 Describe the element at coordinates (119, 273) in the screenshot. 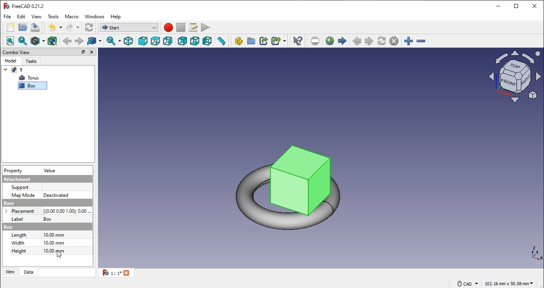

I see `1` at that location.